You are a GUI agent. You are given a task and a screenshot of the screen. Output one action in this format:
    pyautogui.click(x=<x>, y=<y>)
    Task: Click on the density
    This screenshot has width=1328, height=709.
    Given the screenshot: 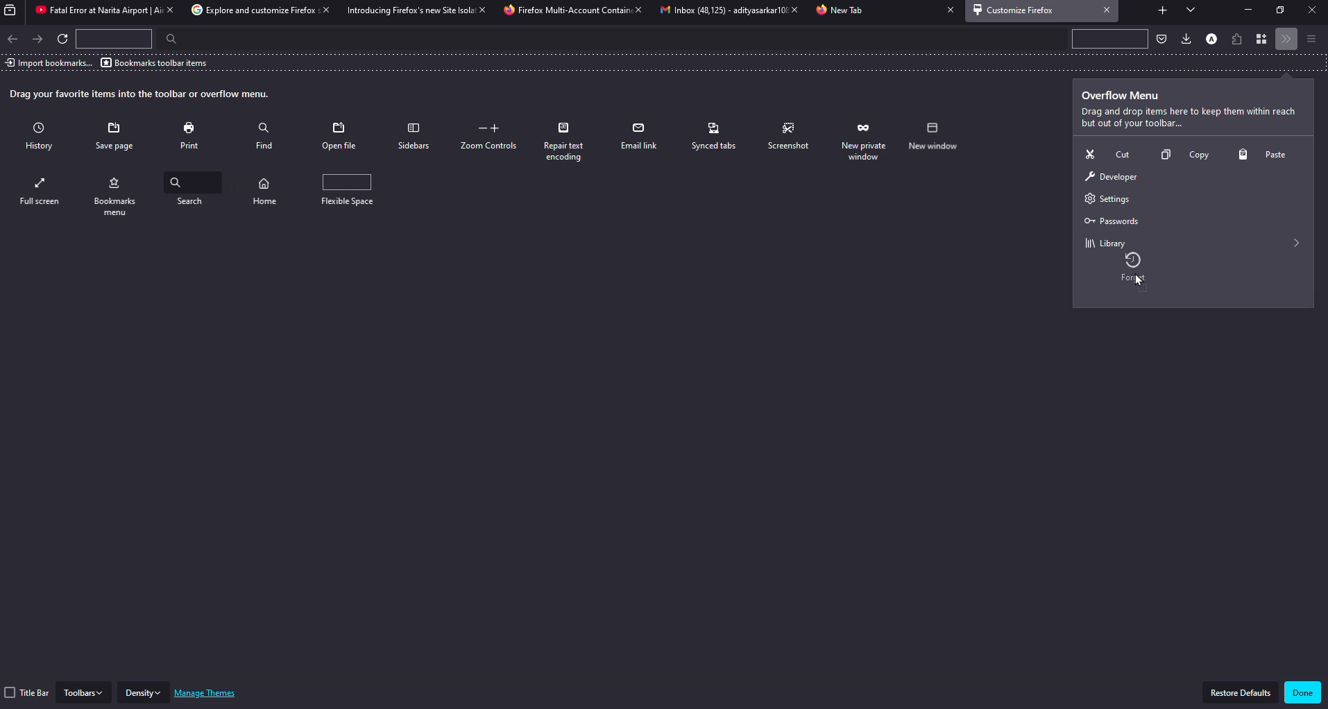 What is the action you would take?
    pyautogui.click(x=144, y=692)
    